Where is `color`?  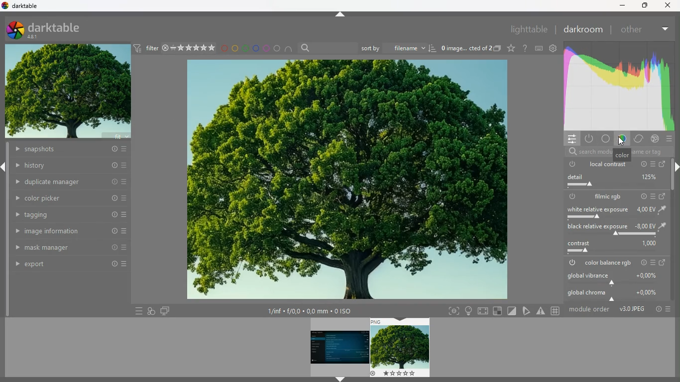 color is located at coordinates (621, 140).